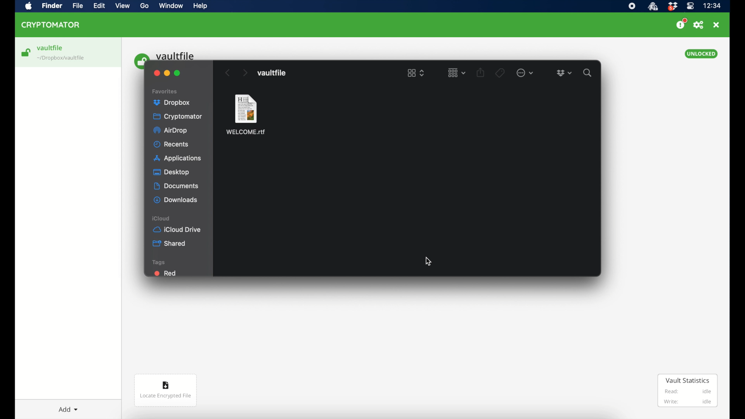 The width and height of the screenshot is (745, 419). What do you see at coordinates (589, 73) in the screenshot?
I see `search` at bounding box center [589, 73].